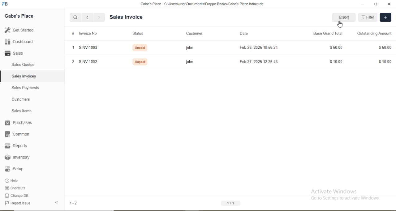  I want to click on Sales Invoice, so click(129, 17).